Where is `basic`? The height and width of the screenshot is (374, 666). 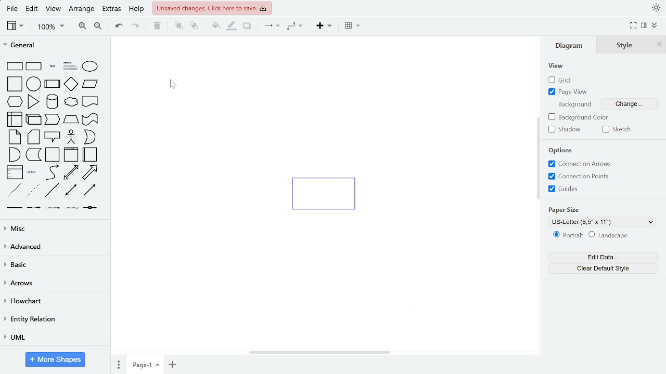 basic is located at coordinates (55, 266).